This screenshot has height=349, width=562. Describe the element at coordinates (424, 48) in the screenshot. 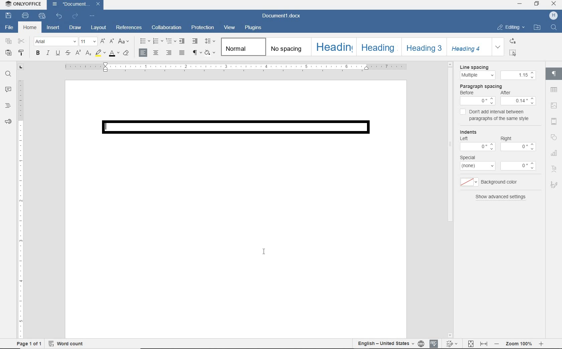

I see `heading3` at that location.